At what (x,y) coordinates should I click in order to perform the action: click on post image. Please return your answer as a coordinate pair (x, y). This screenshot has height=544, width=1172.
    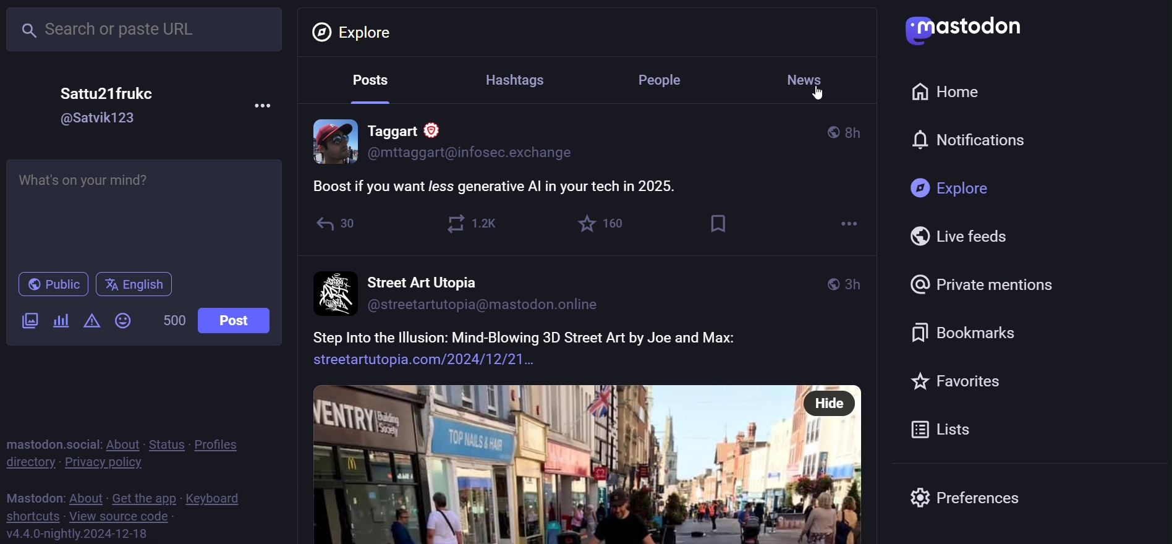
    Looking at the image, I should click on (552, 463).